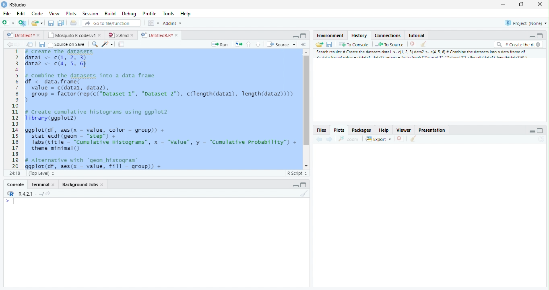 Image resolution: width=549 pixels, height=290 pixels. I want to click on Minimize, so click(504, 4).